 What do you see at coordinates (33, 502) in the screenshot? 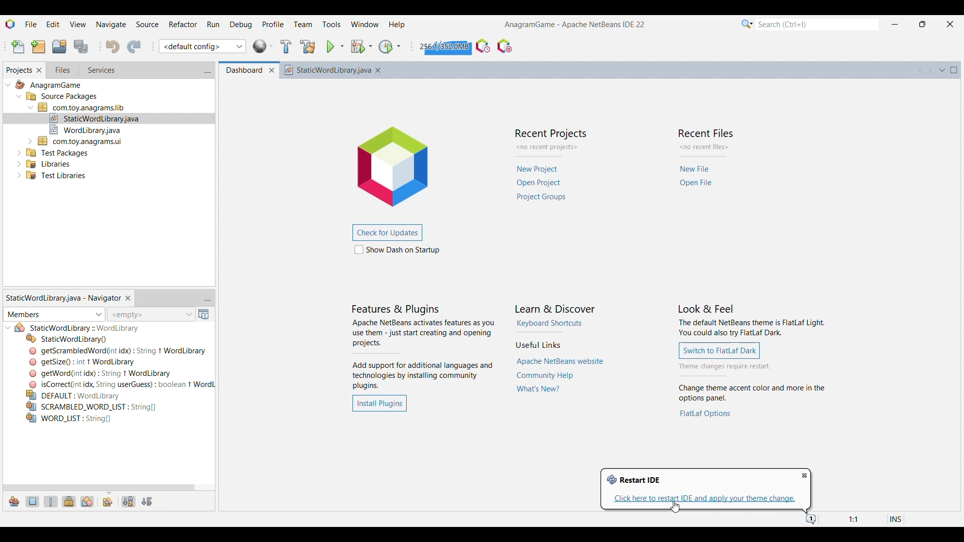
I see `Show fields` at bounding box center [33, 502].